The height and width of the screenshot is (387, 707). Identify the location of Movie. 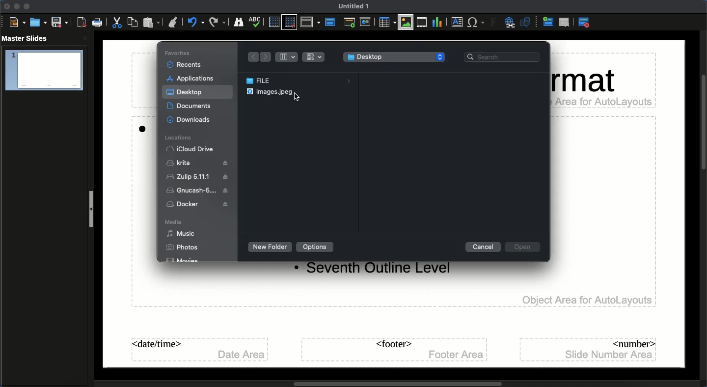
(184, 260).